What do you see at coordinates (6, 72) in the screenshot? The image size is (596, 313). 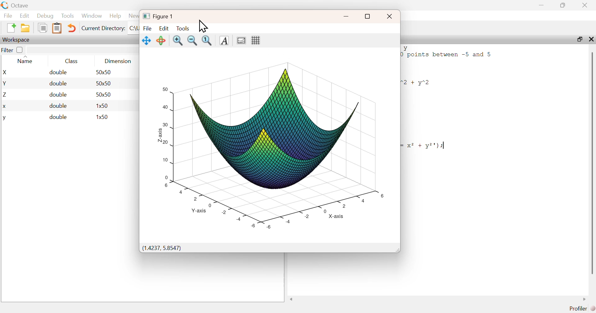 I see `X` at bounding box center [6, 72].